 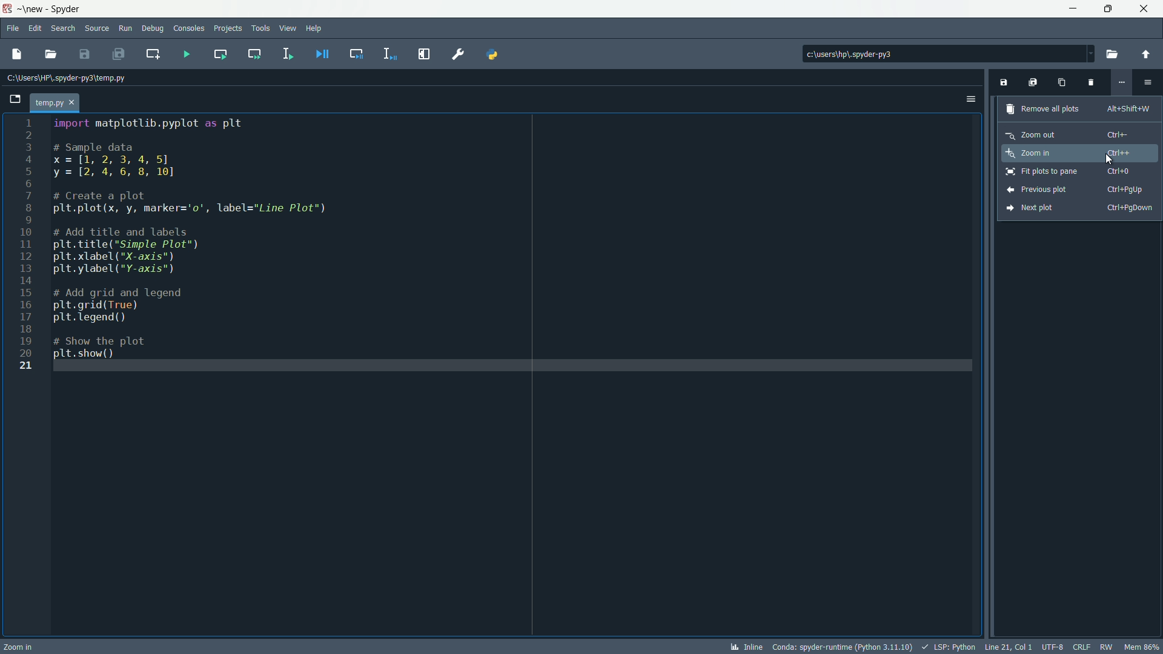 I want to click on debug menu, so click(x=153, y=28).